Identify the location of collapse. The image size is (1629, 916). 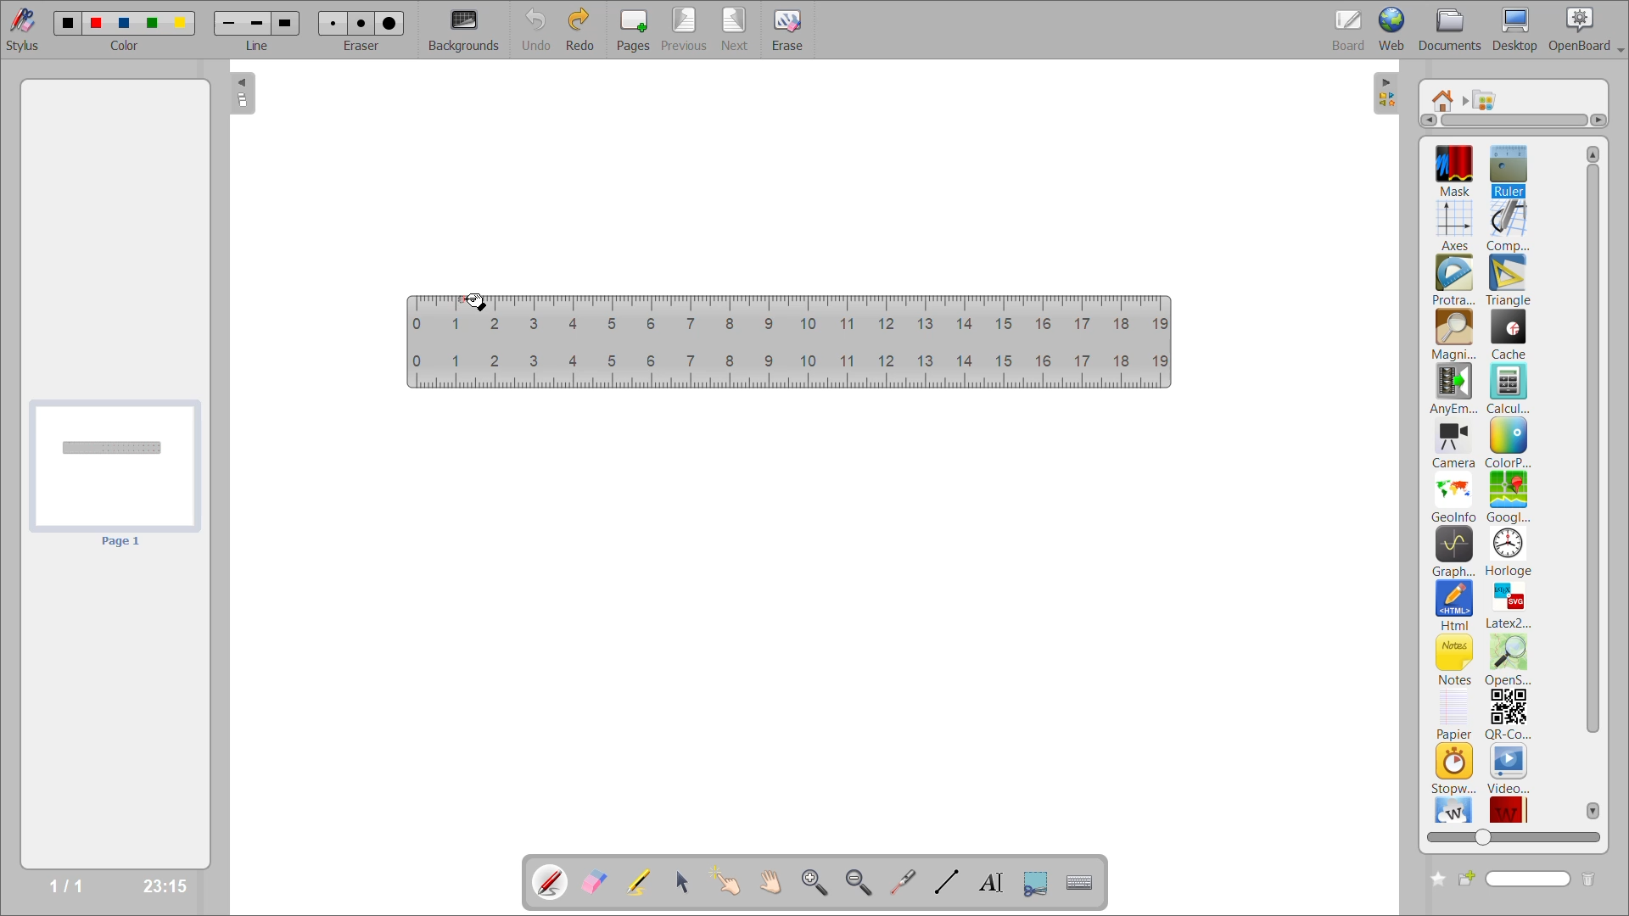
(1388, 94).